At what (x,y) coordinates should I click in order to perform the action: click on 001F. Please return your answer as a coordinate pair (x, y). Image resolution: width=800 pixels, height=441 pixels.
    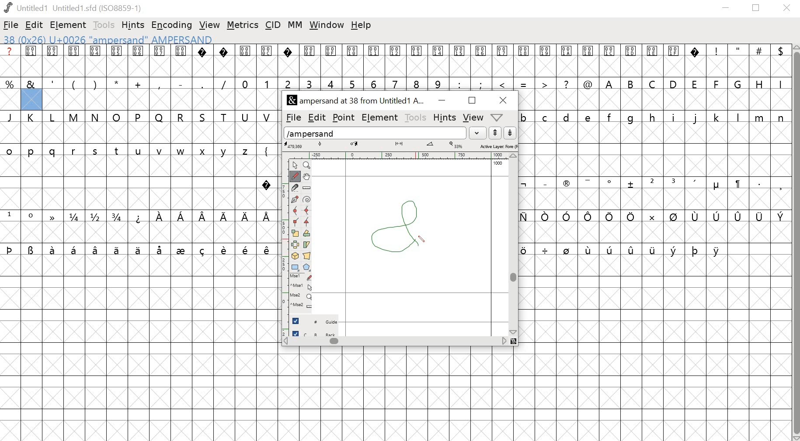
    Looking at the image, I should click on (674, 60).